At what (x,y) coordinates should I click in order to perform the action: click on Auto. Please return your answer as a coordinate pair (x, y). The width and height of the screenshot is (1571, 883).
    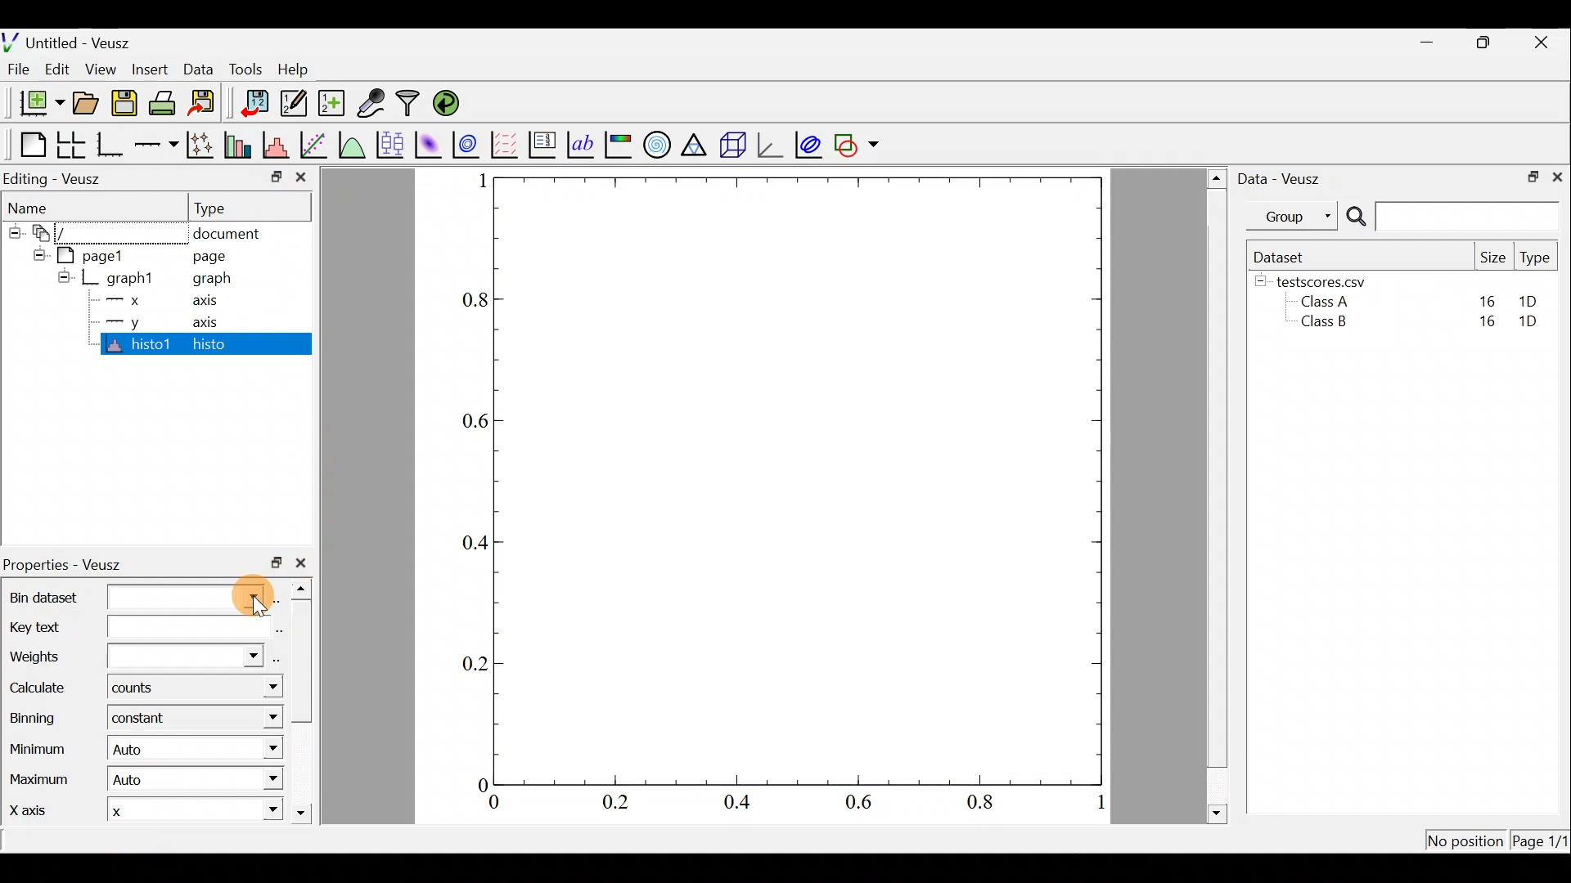
    Looking at the image, I should click on (151, 782).